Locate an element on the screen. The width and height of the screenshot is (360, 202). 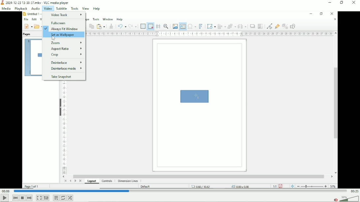
Toggle video in fullscreen is located at coordinates (39, 198).